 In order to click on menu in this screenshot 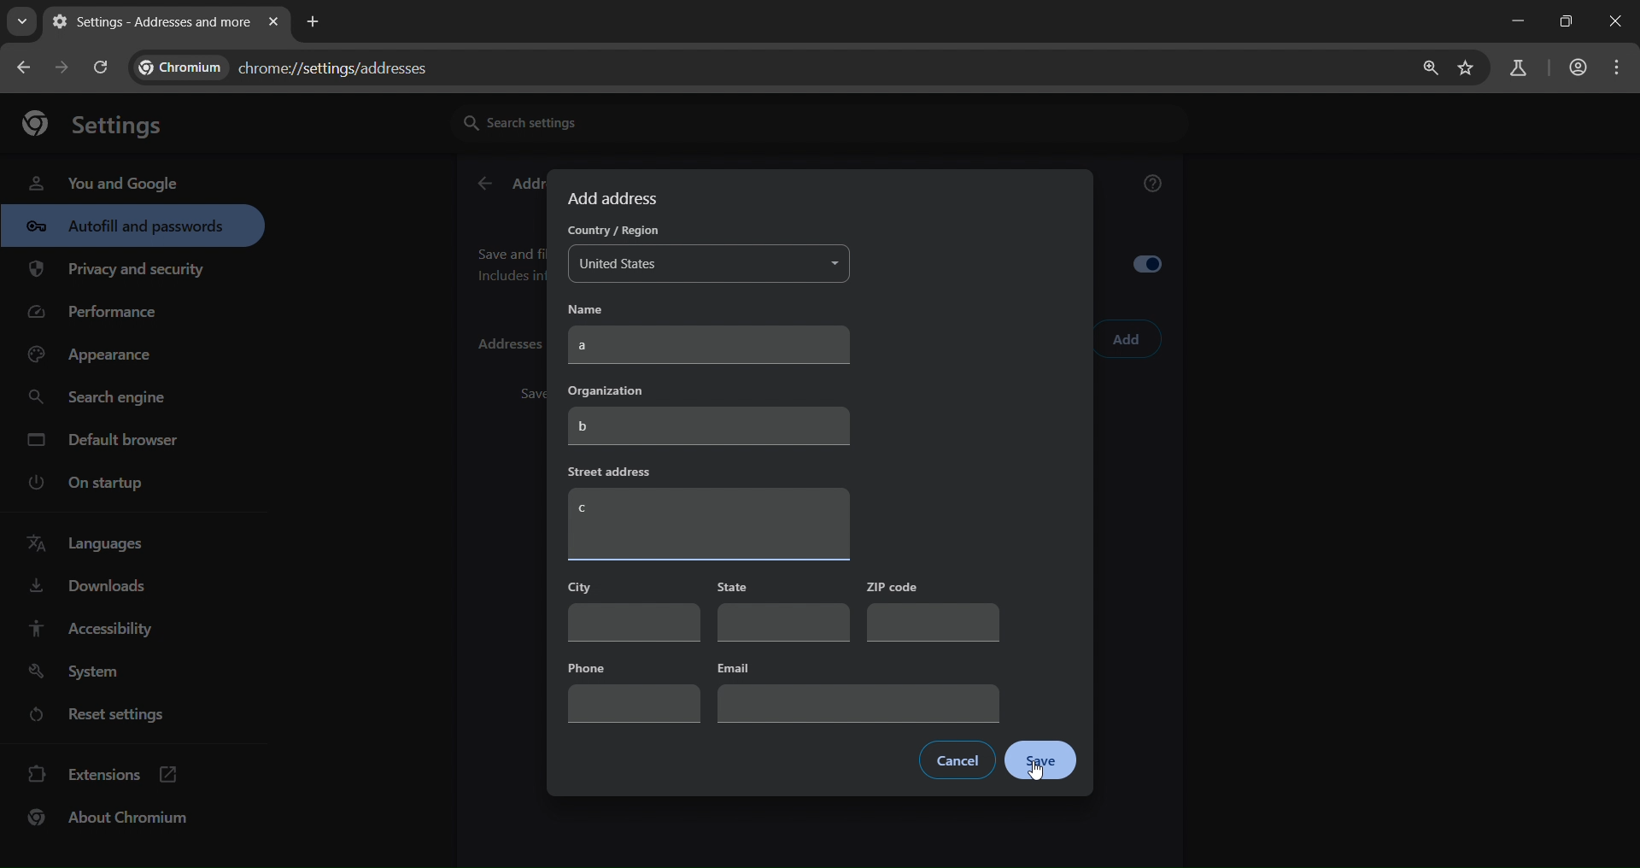, I will do `click(1621, 67)`.